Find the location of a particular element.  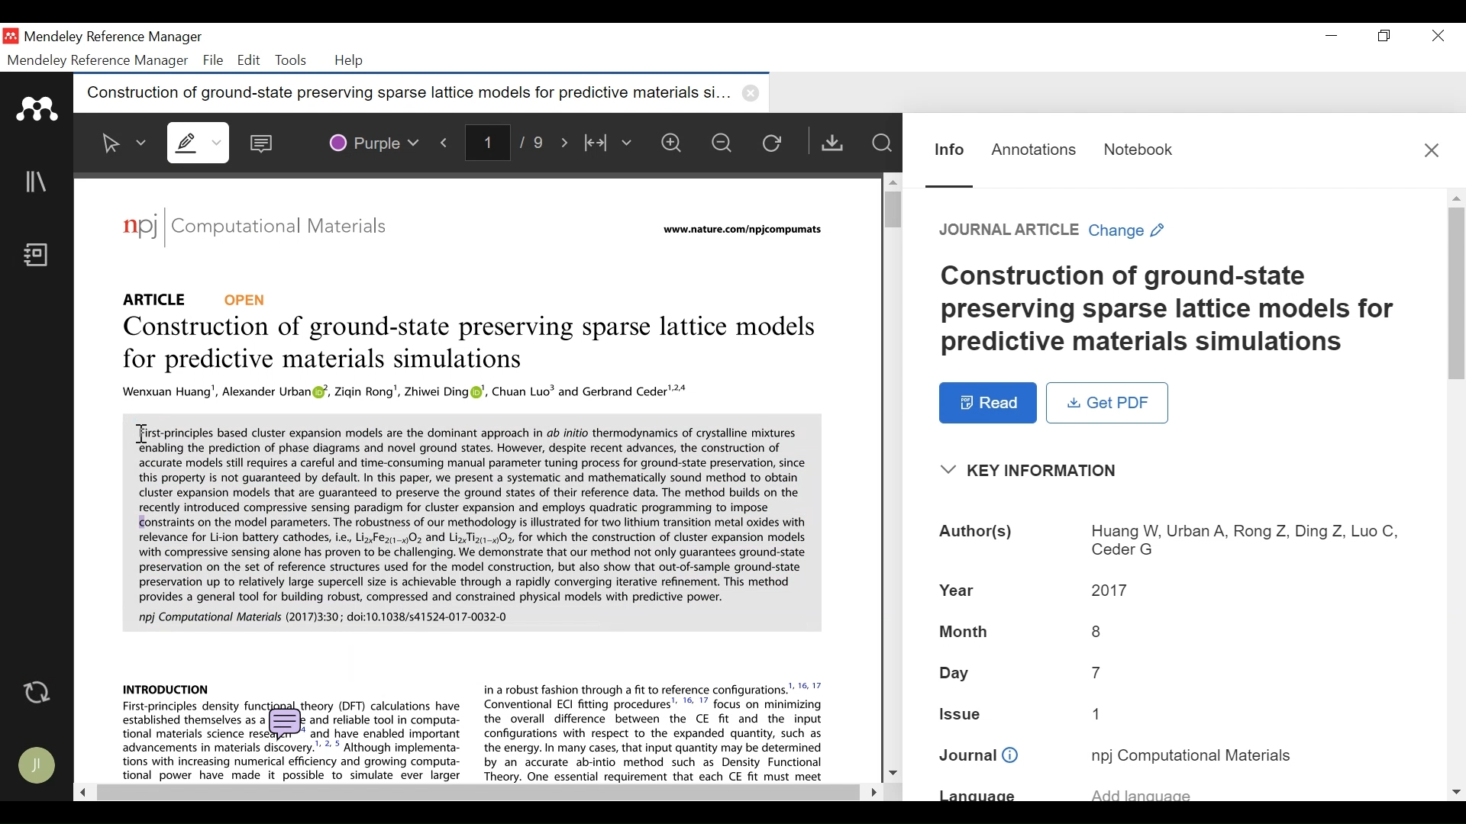

Notebook is located at coordinates (40, 256).